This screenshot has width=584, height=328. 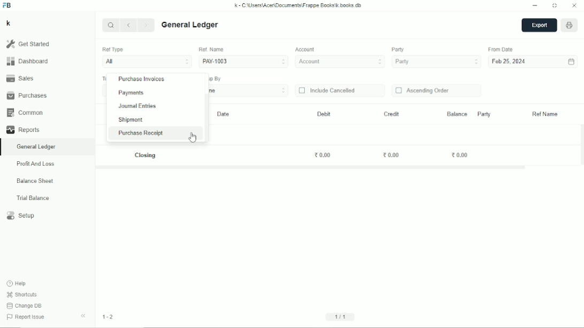 What do you see at coordinates (243, 61) in the screenshot?
I see `PAY-1003` at bounding box center [243, 61].